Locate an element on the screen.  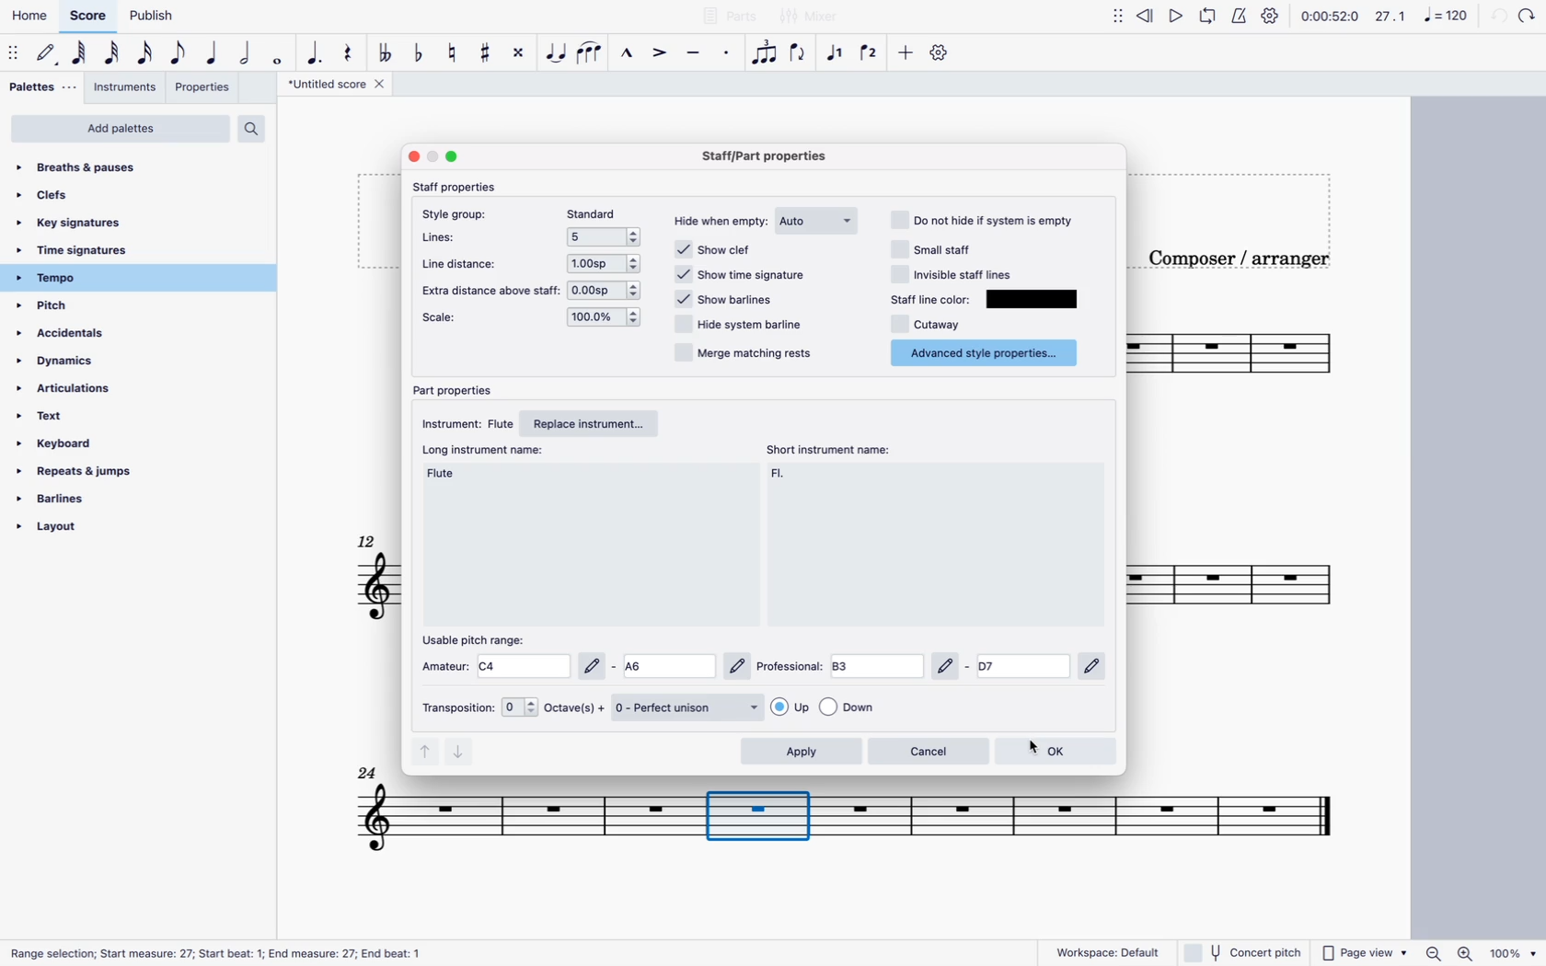
short instrument name is located at coordinates (779, 477).